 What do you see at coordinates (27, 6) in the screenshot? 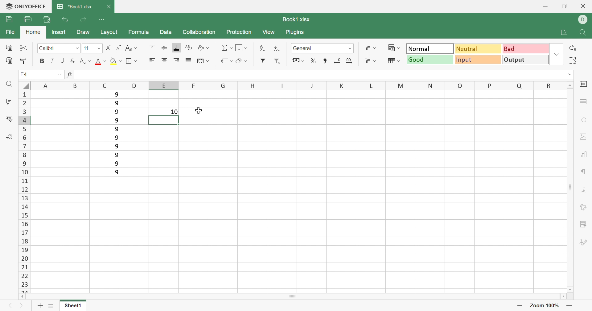
I see `ONLYOFFICE` at bounding box center [27, 6].